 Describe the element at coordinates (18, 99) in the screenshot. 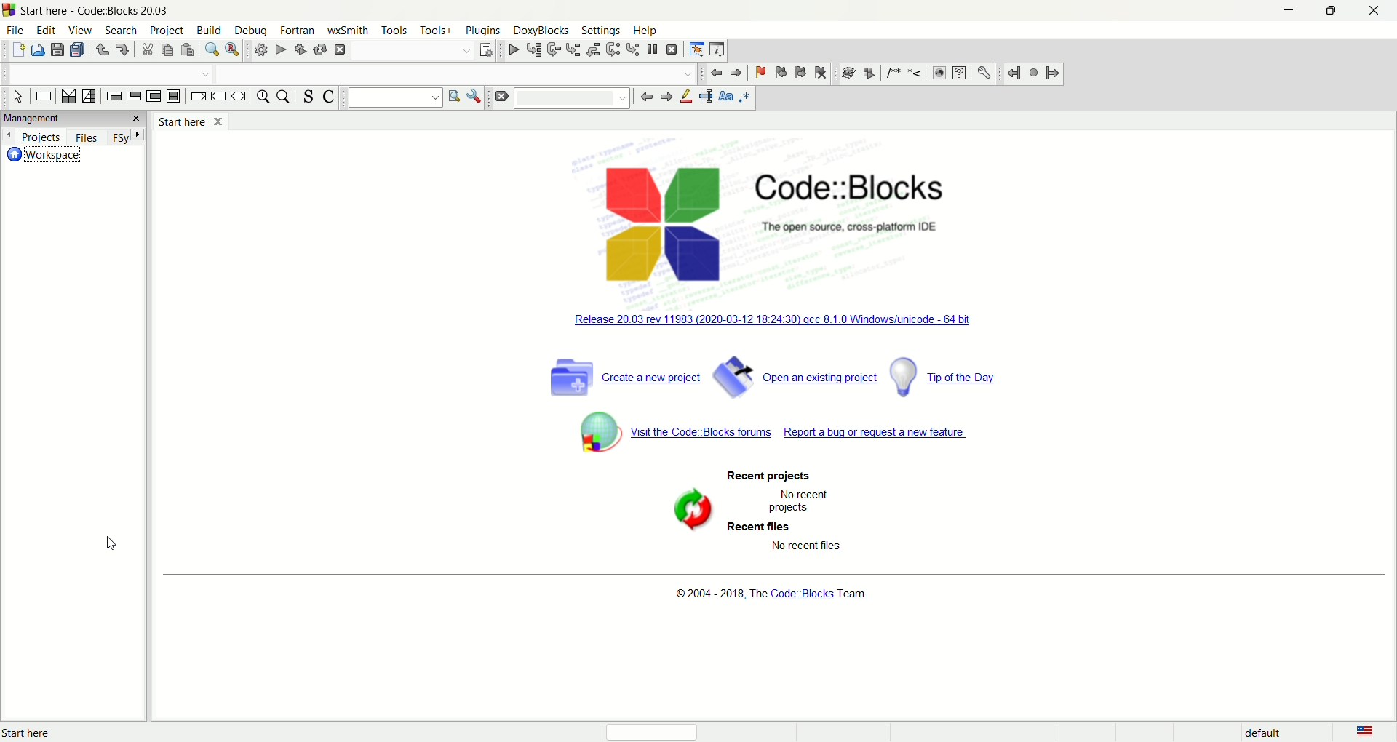

I see `select` at that location.